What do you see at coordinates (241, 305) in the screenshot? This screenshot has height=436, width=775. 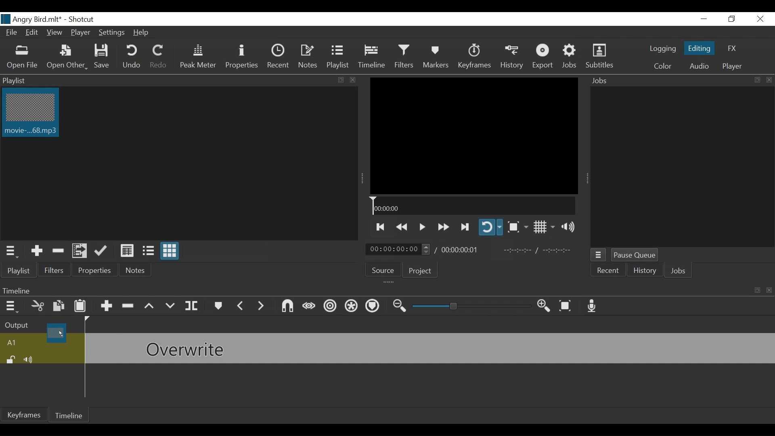 I see `Previous marker` at bounding box center [241, 305].